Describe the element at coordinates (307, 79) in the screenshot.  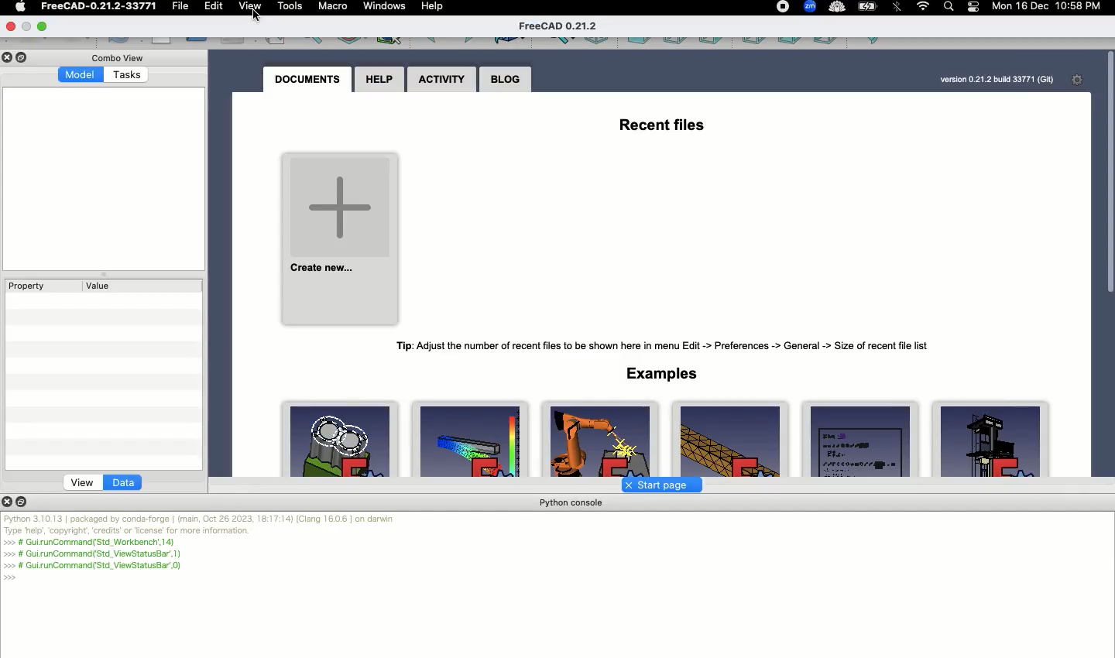
I see `Documents` at that location.